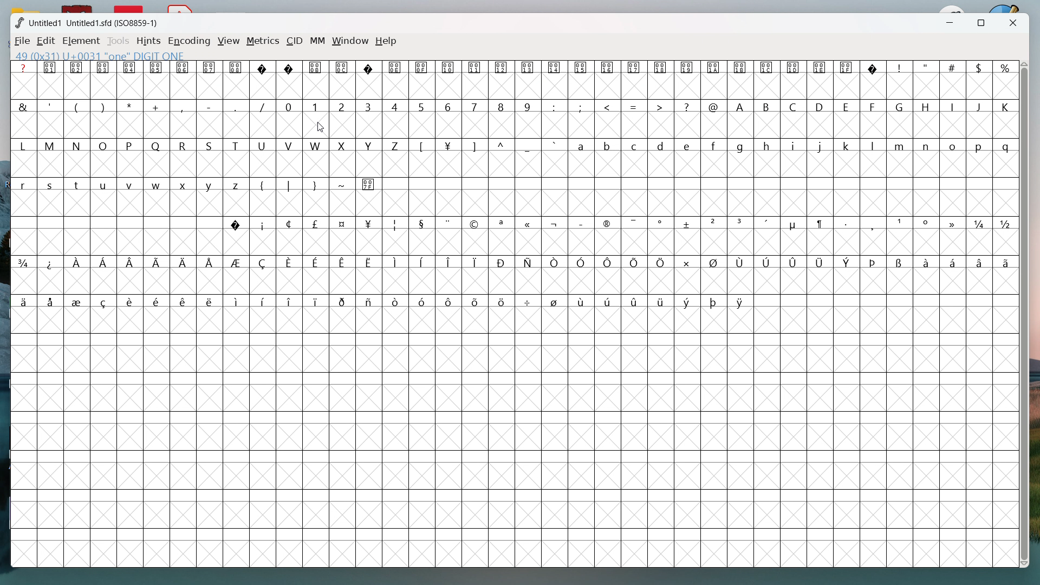 The width and height of the screenshot is (1040, 585). What do you see at coordinates (396, 106) in the screenshot?
I see `4` at bounding box center [396, 106].